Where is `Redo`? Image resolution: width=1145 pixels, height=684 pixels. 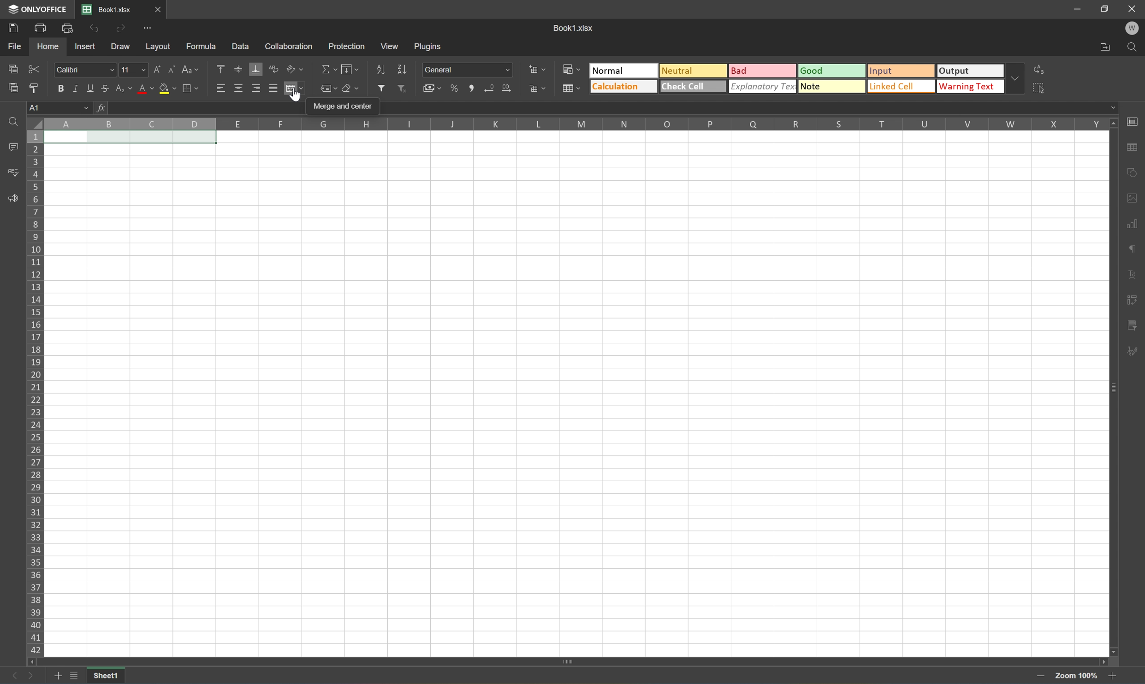 Redo is located at coordinates (122, 30).